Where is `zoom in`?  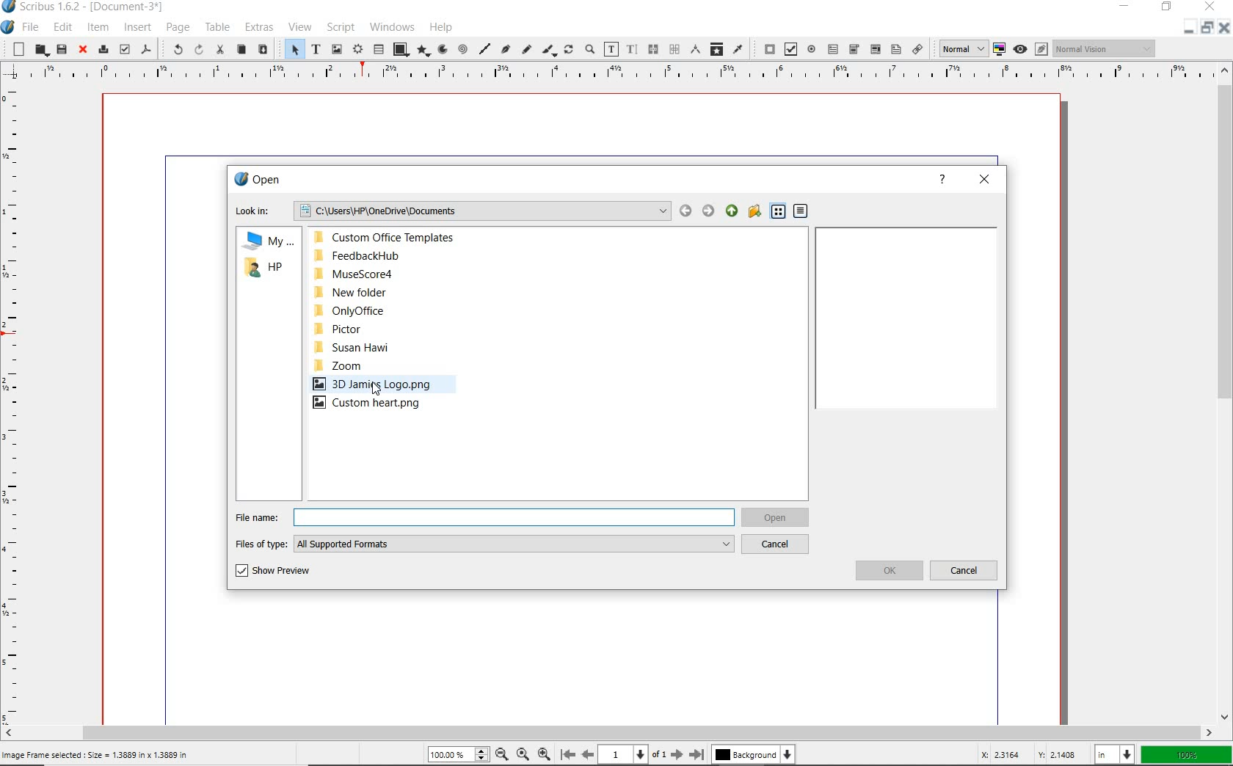
zoom in is located at coordinates (545, 756).